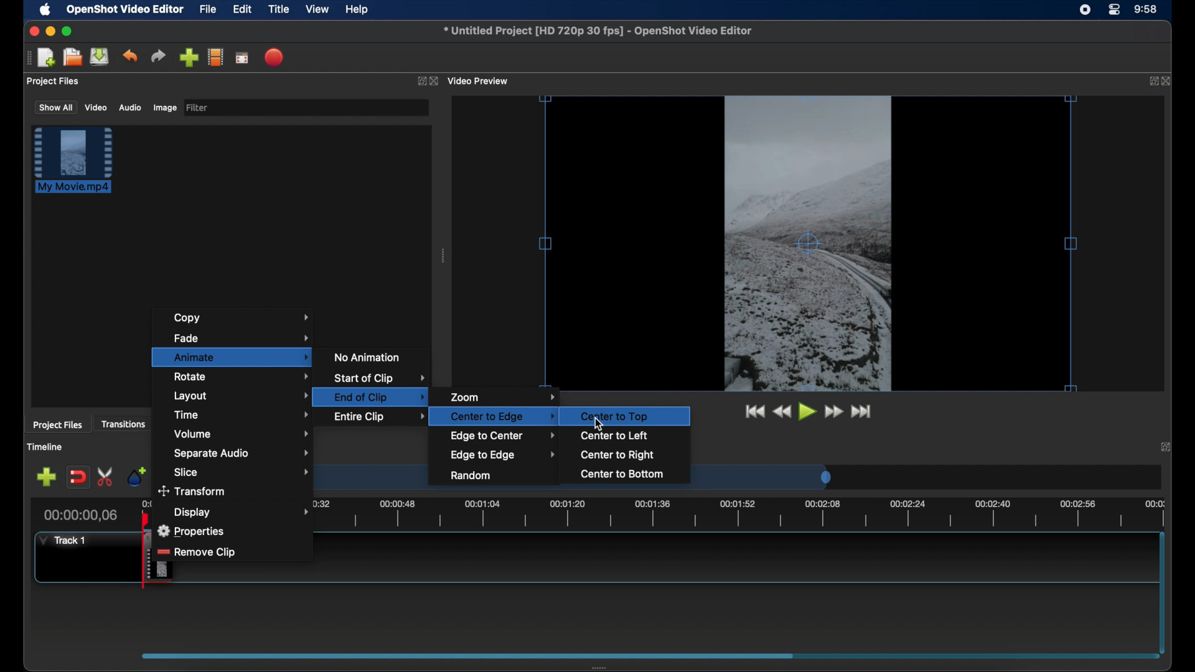 Image resolution: width=1195 pixels, height=672 pixels. What do you see at coordinates (242, 376) in the screenshot?
I see `rotate menu` at bounding box center [242, 376].